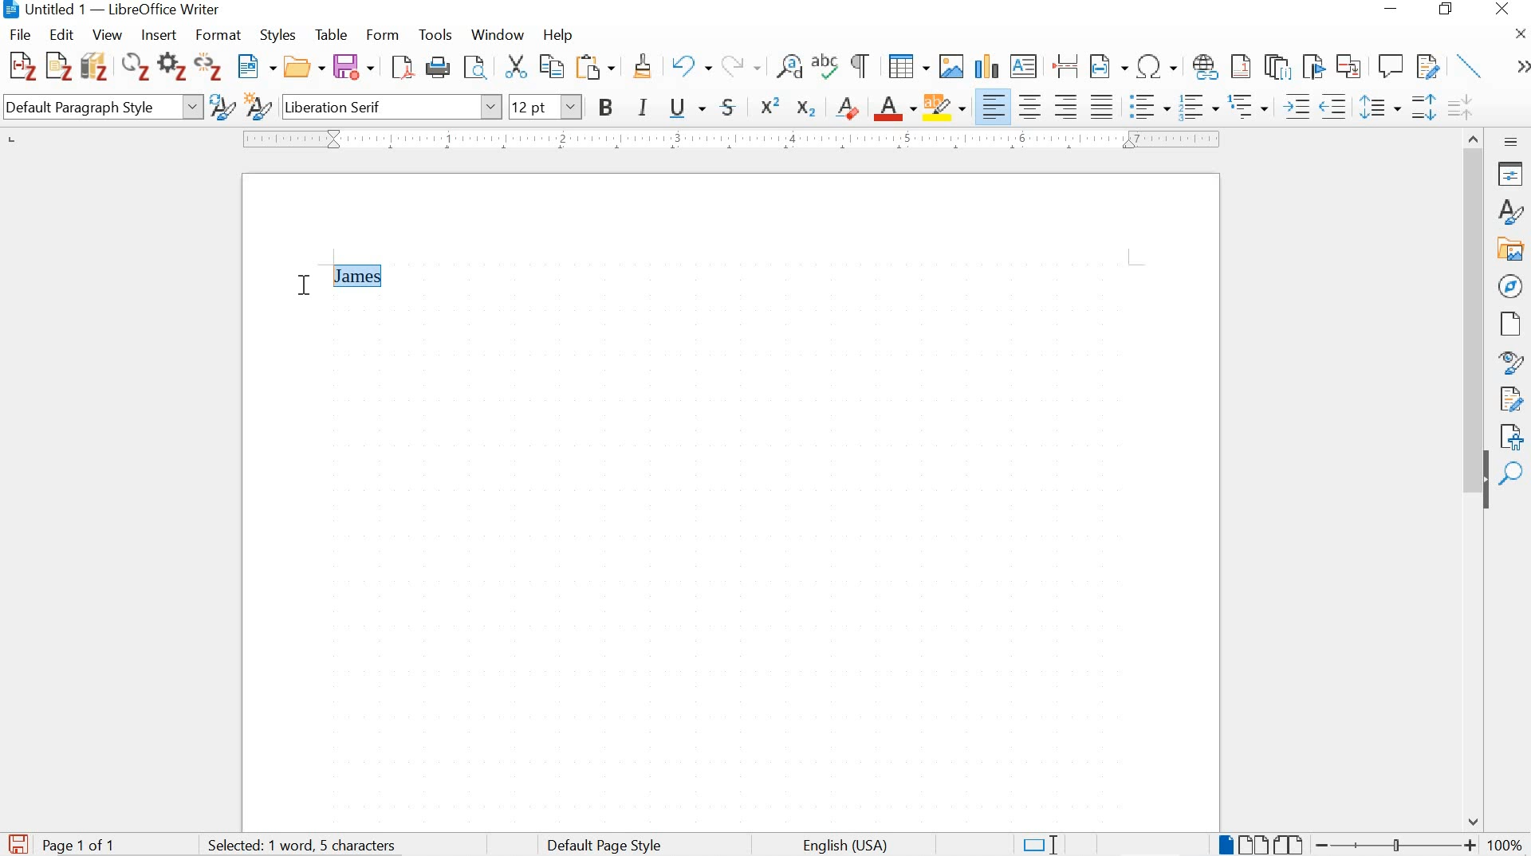  What do you see at coordinates (557, 35) in the screenshot?
I see `help` at bounding box center [557, 35].